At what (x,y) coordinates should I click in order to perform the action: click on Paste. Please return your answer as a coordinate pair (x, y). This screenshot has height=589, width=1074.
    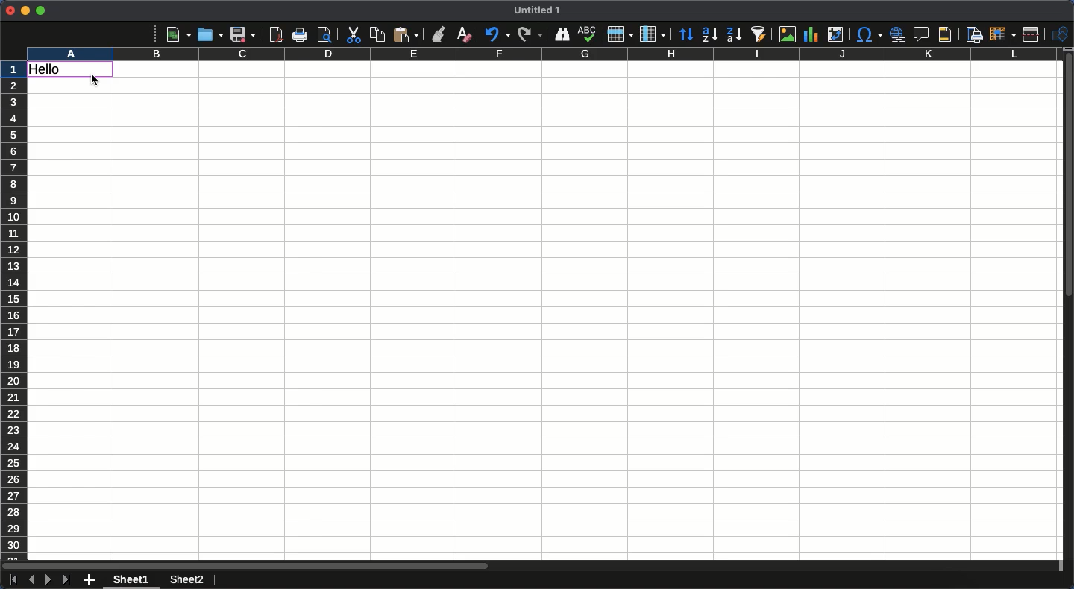
    Looking at the image, I should click on (406, 34).